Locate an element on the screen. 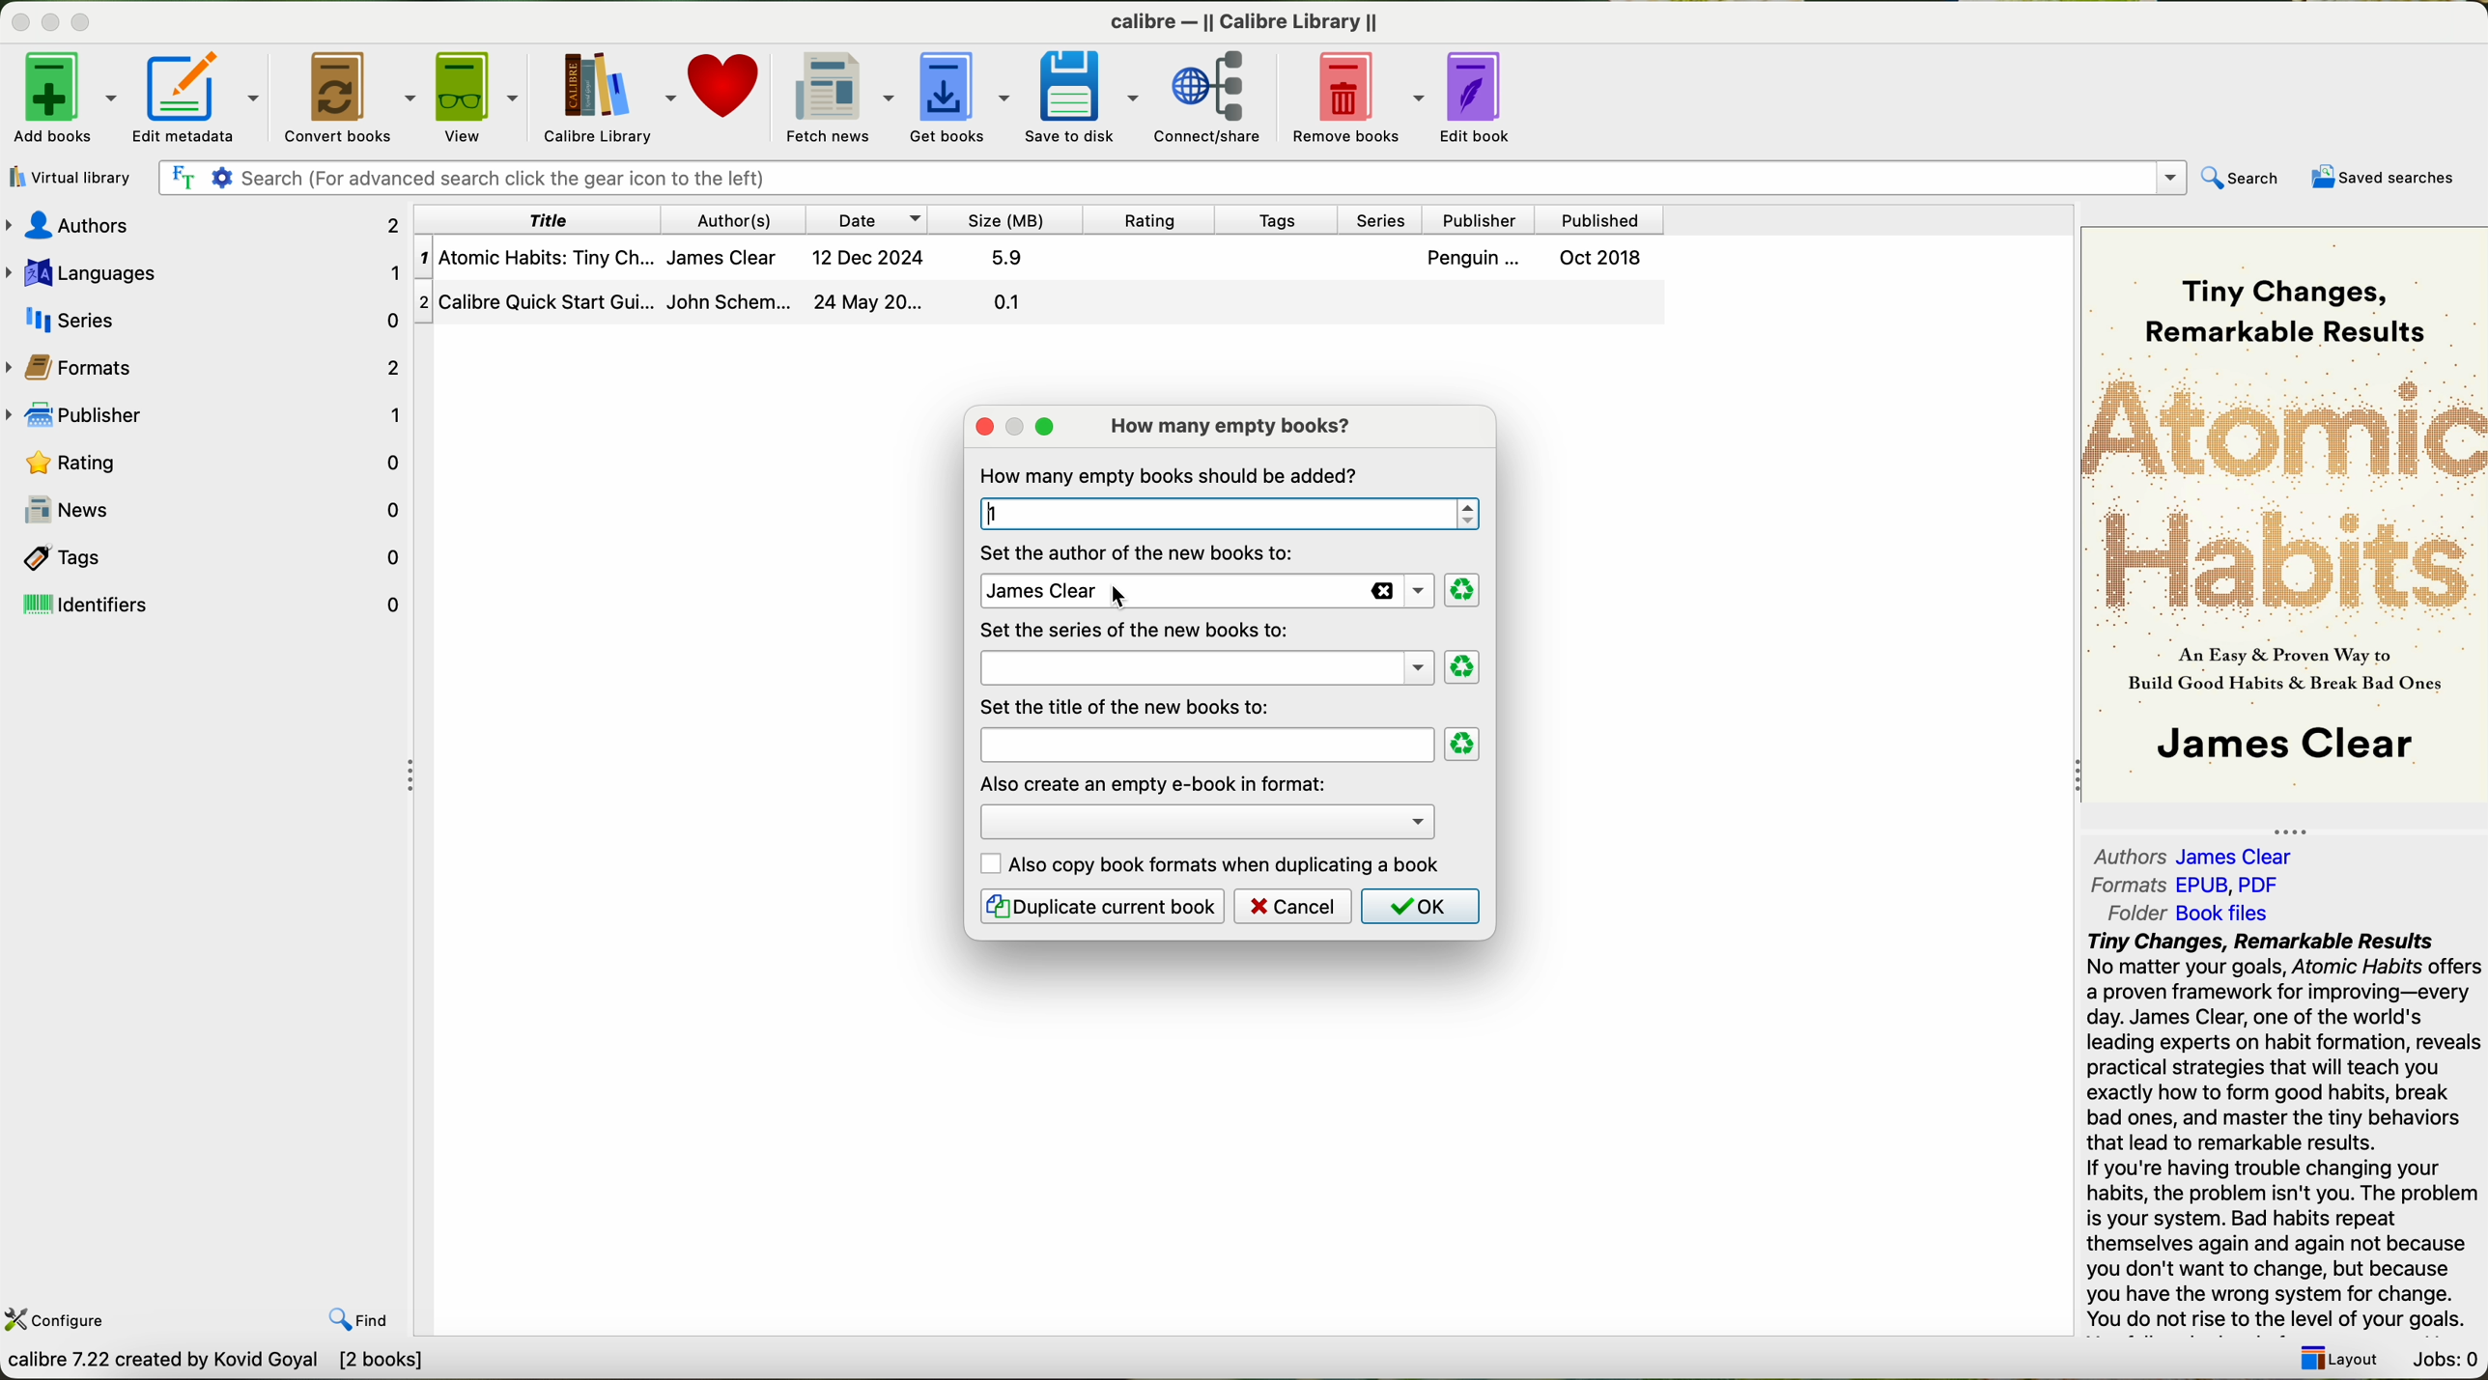 This screenshot has height=1380, width=2488. first book is located at coordinates (1043, 256).